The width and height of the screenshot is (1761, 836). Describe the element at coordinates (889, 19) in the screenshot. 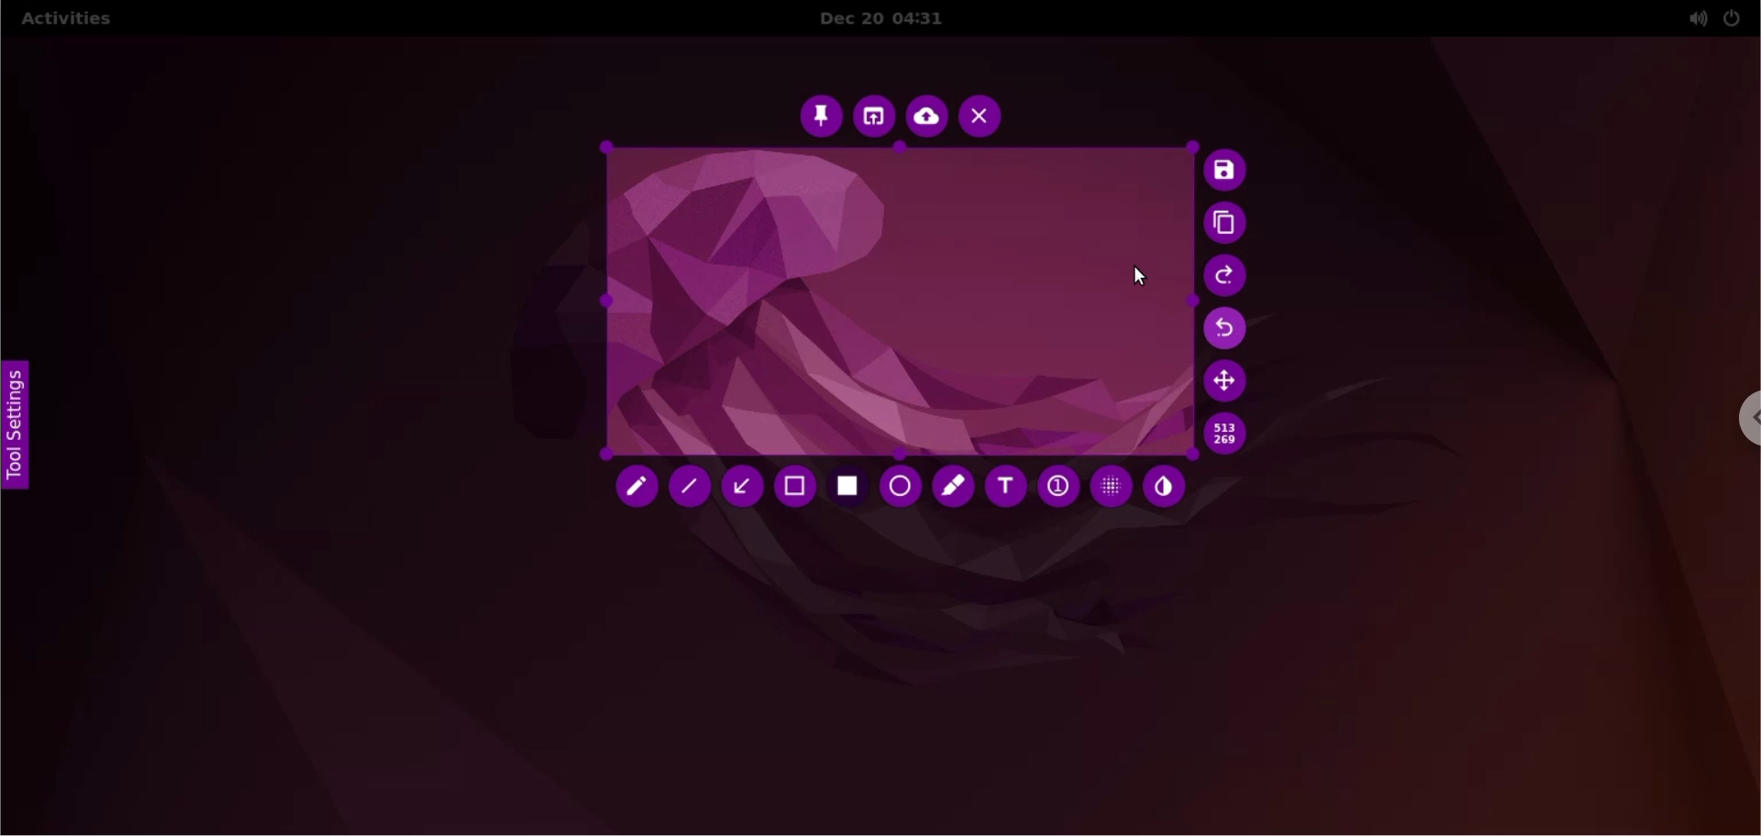

I see `Dec 20 04:31` at that location.